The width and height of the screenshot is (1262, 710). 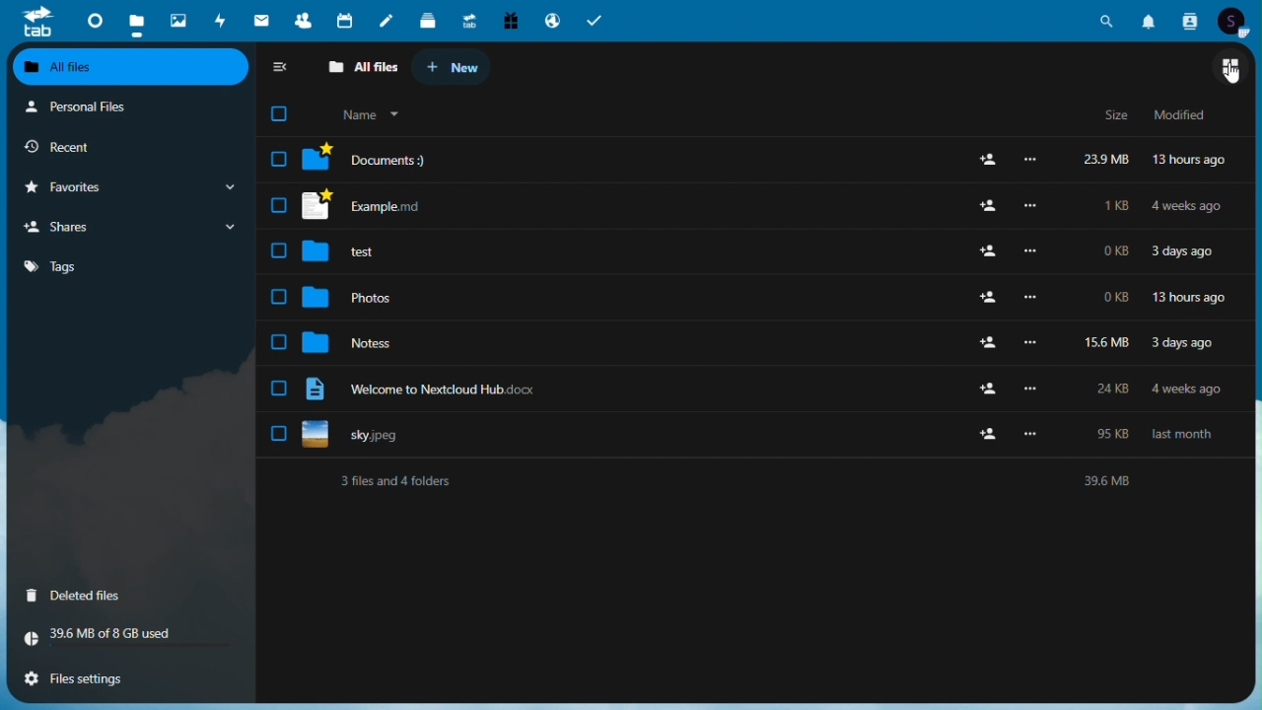 What do you see at coordinates (986, 390) in the screenshot?
I see `add user` at bounding box center [986, 390].